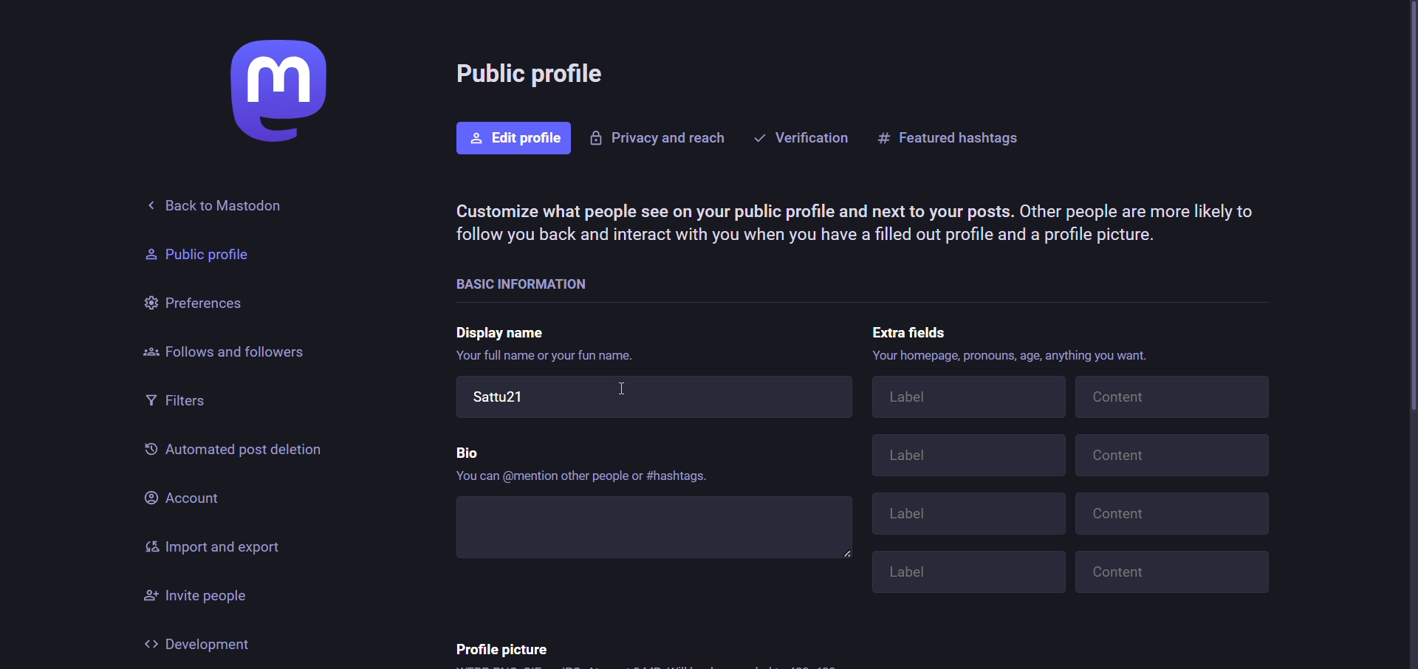 This screenshot has height=669, width=1418. I want to click on filters, so click(180, 402).